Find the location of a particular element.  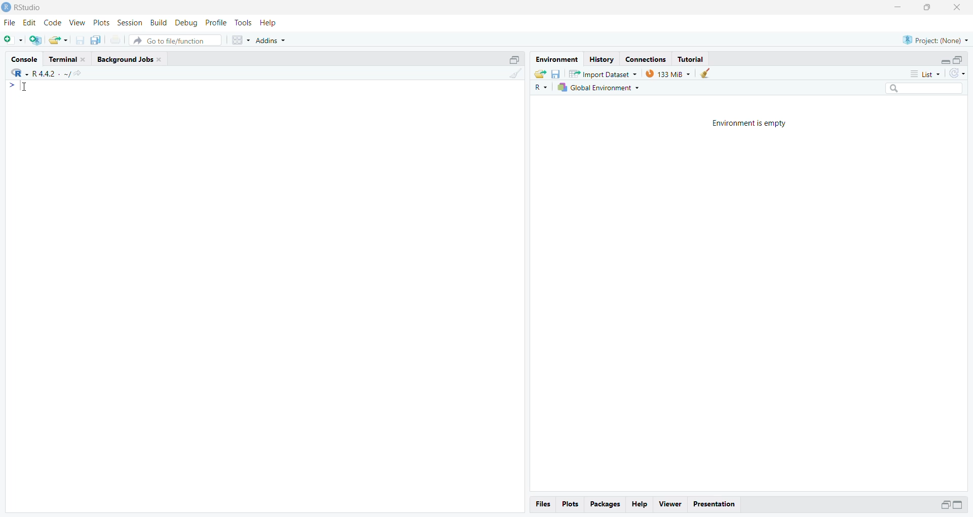

Build is located at coordinates (159, 22).